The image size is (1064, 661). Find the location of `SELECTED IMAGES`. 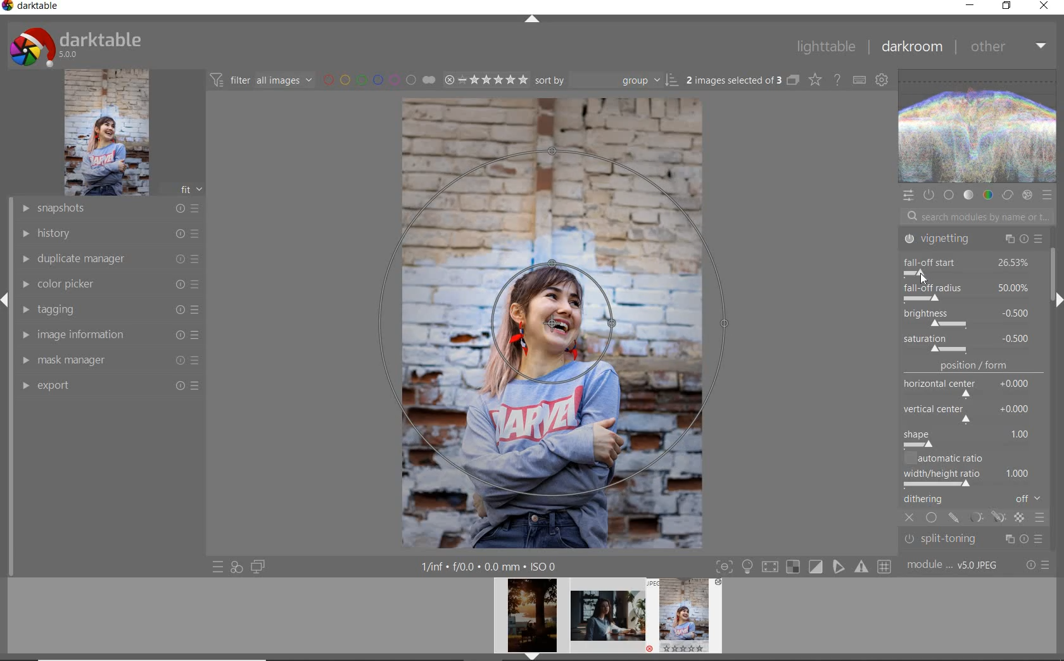

SELECTED IMAGES is located at coordinates (734, 78).